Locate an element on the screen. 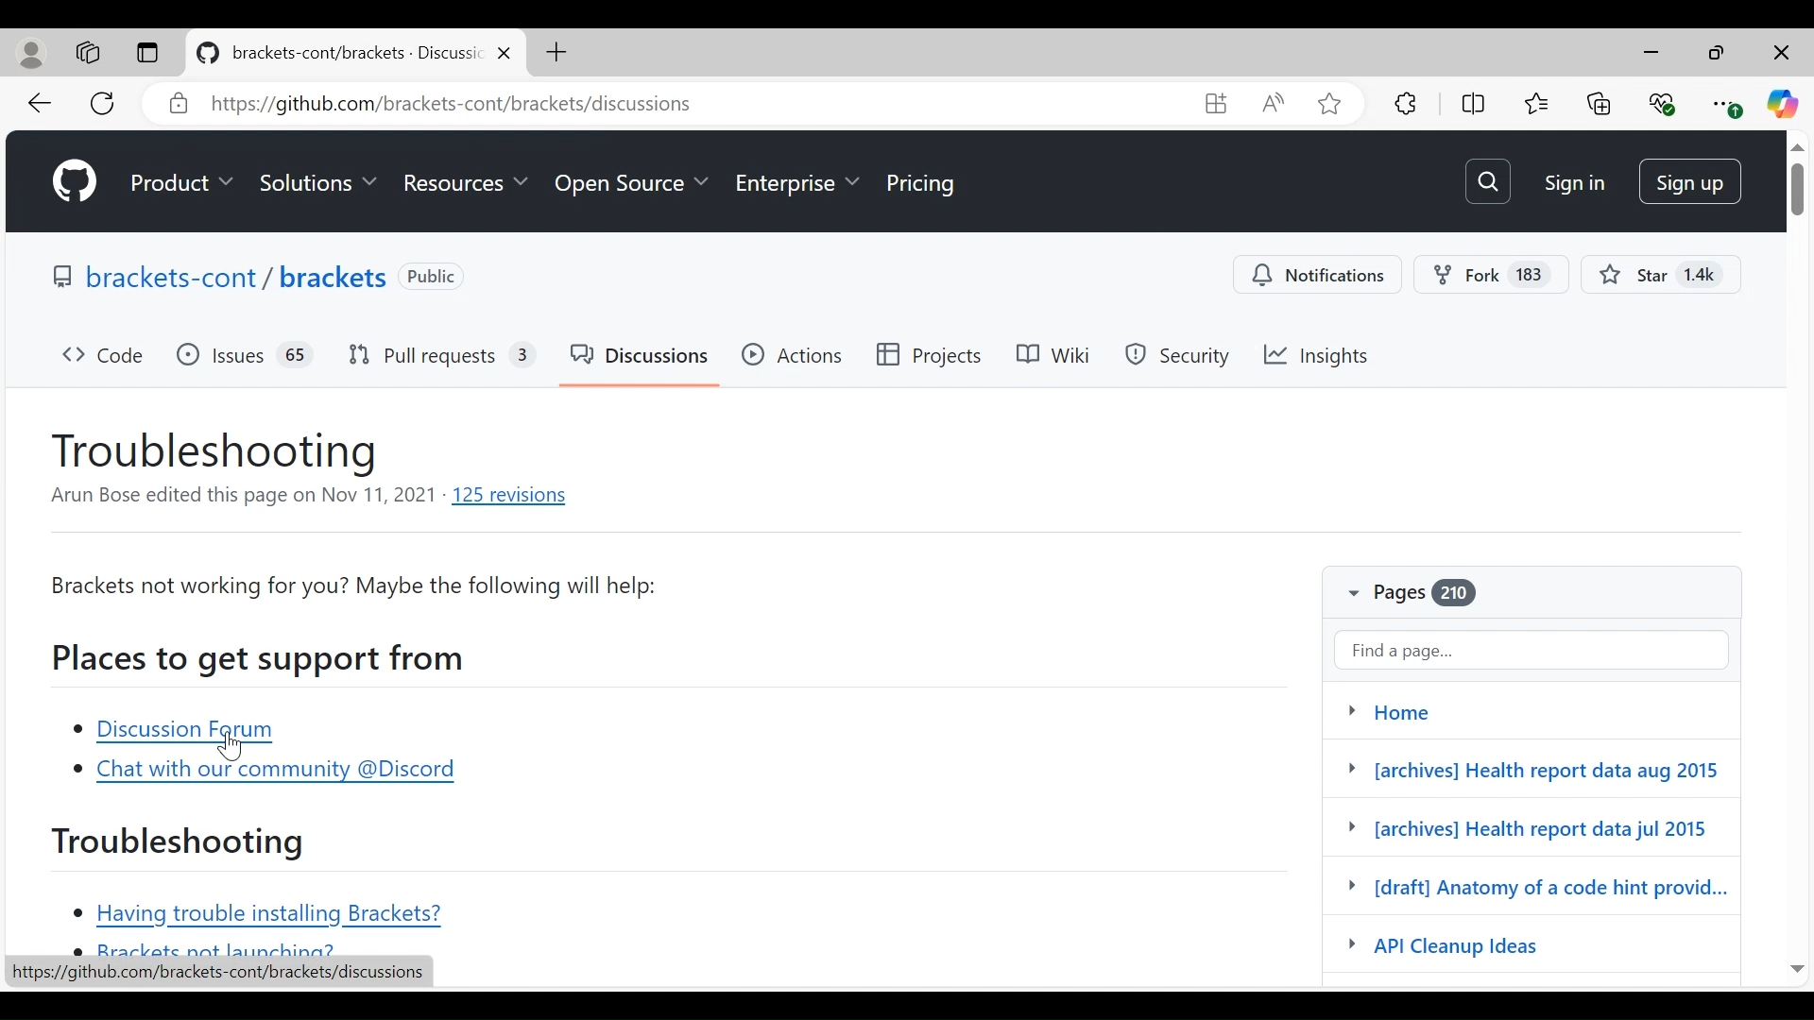  Anatomy of a code hint provide is located at coordinates (1537, 890).